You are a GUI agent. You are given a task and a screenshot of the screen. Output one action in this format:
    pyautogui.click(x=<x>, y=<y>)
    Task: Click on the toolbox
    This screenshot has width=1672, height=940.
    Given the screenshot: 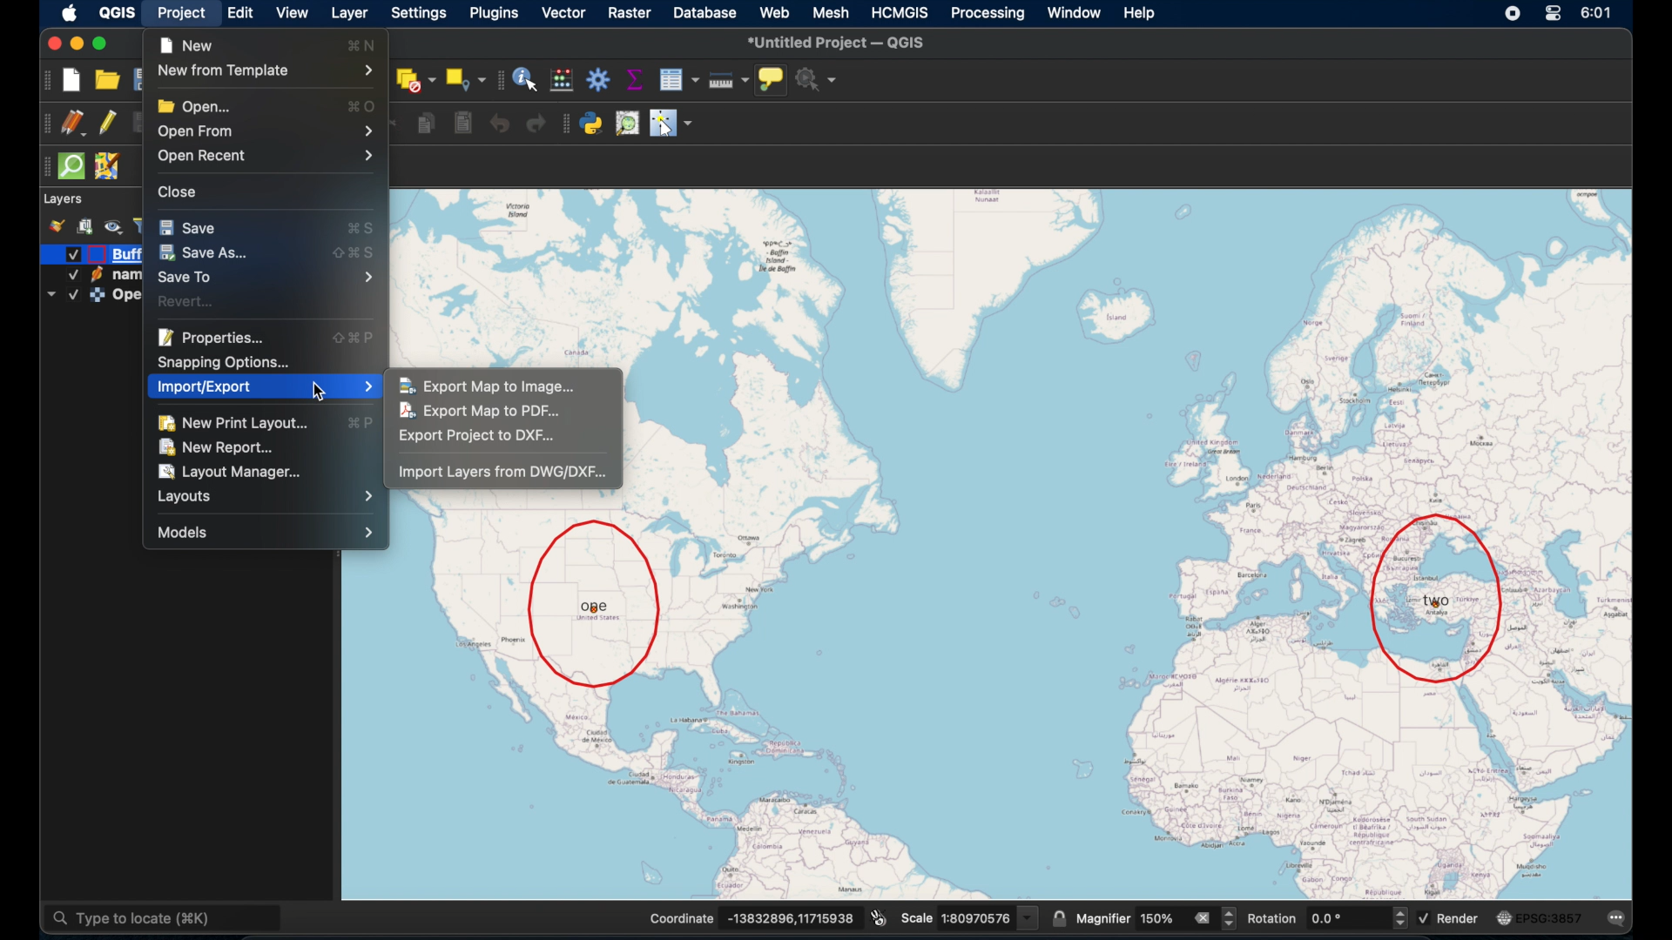 What is the action you would take?
    pyautogui.click(x=600, y=82)
    